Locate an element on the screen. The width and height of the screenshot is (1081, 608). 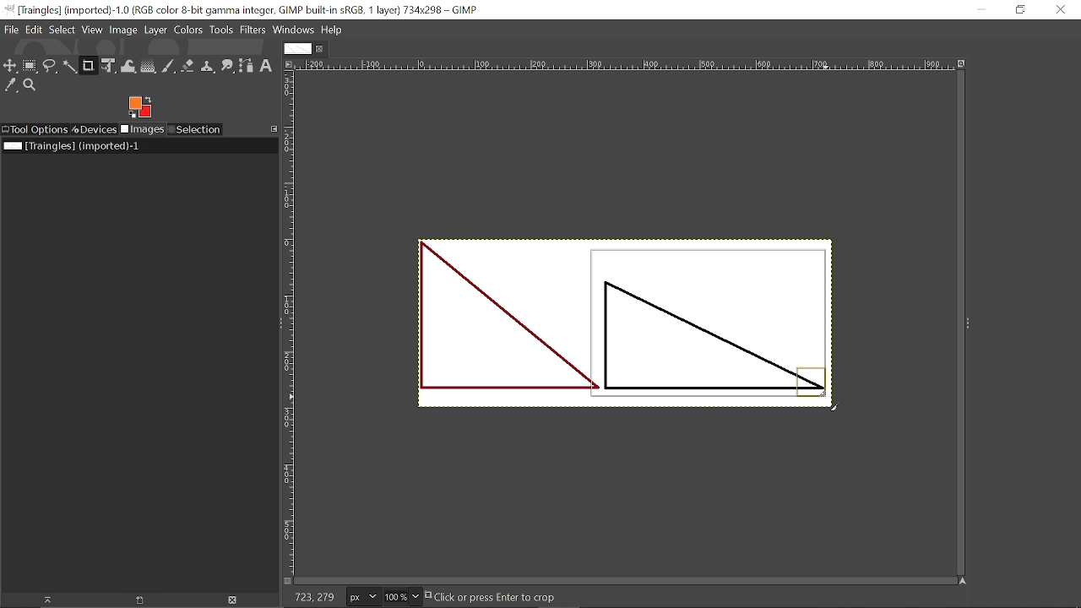
Color picker tool is located at coordinates (11, 85).